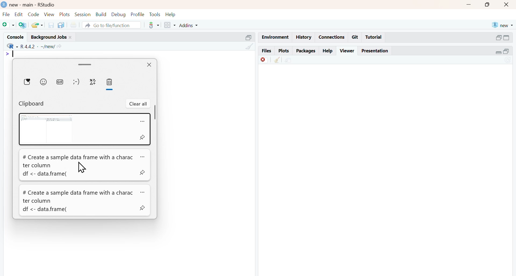 The image size is (516, 276). What do you see at coordinates (332, 37) in the screenshot?
I see `connections` at bounding box center [332, 37].